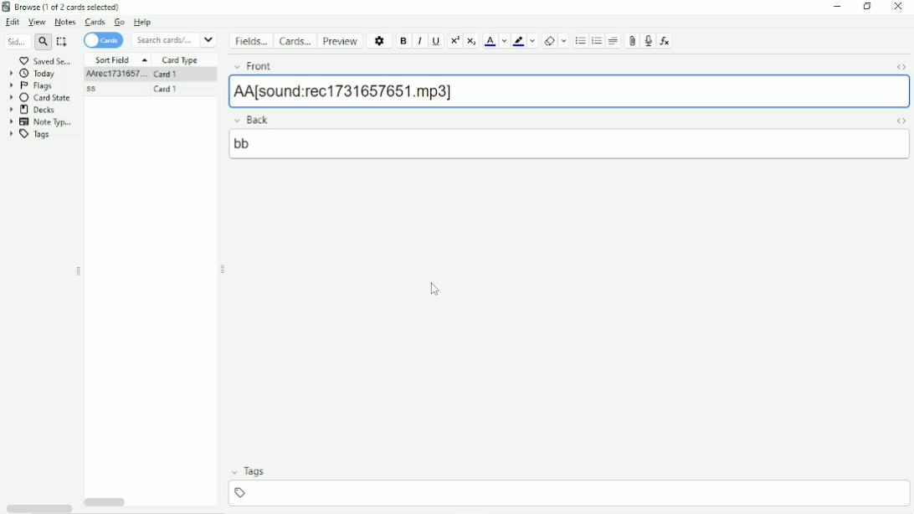  What do you see at coordinates (39, 507) in the screenshot?
I see `Horizontal scrollbar` at bounding box center [39, 507].